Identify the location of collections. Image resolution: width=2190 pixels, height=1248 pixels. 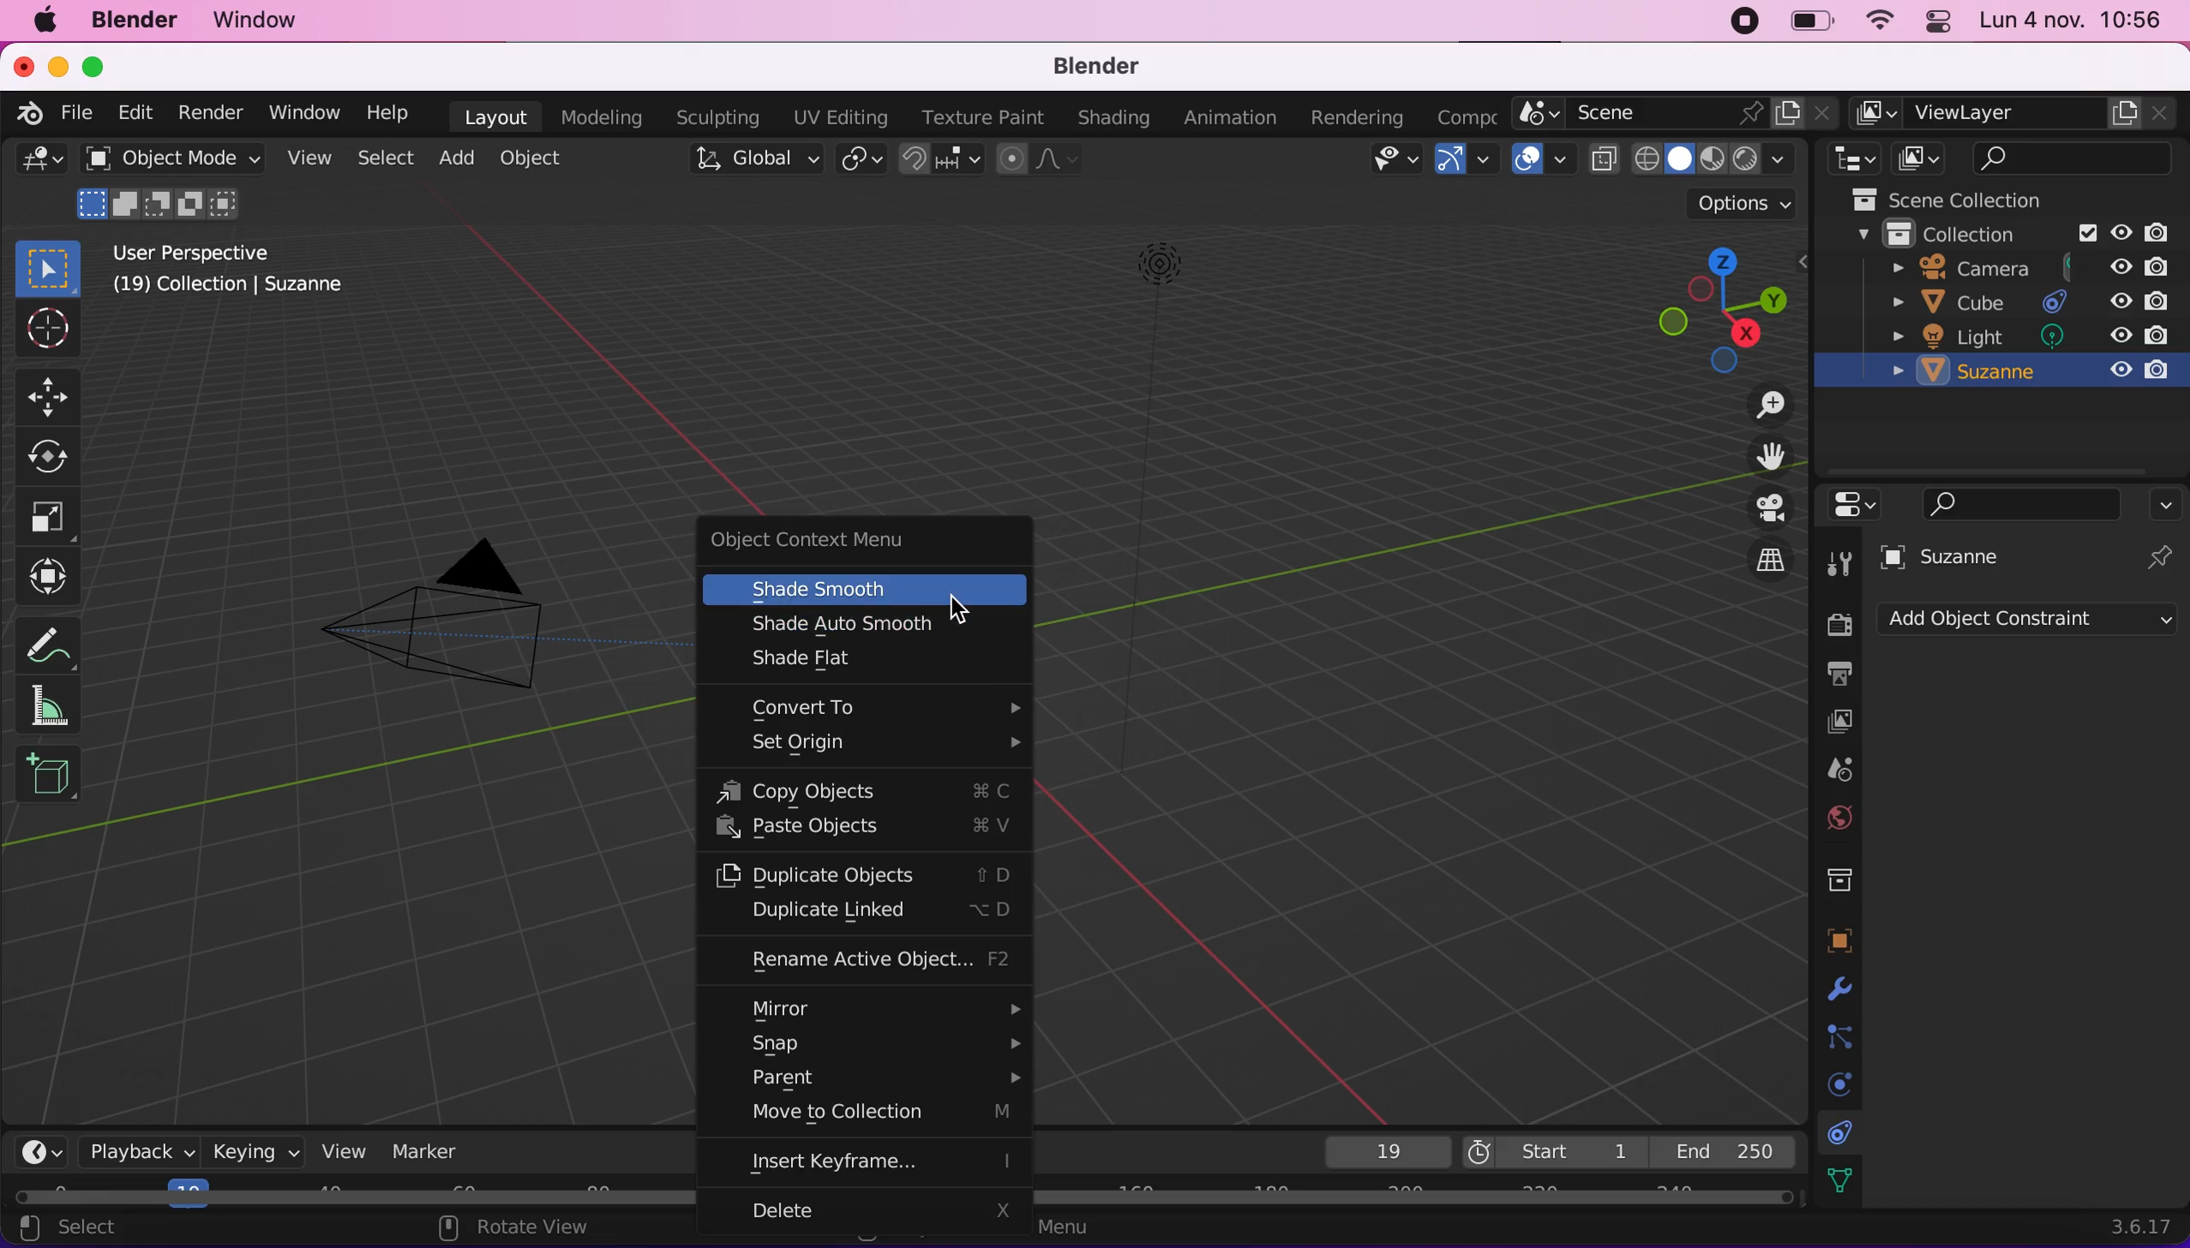
(1841, 876).